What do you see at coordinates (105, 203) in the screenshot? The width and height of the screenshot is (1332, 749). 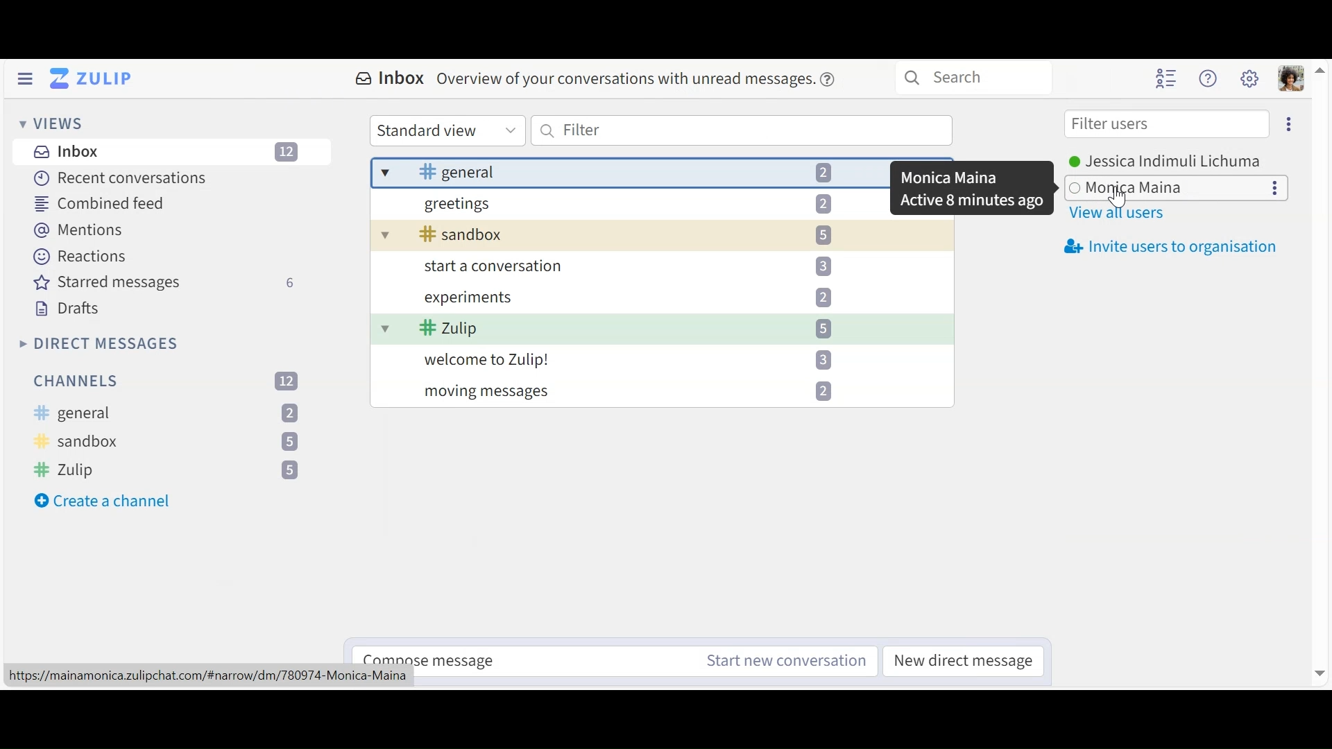 I see `Combined feed` at bounding box center [105, 203].